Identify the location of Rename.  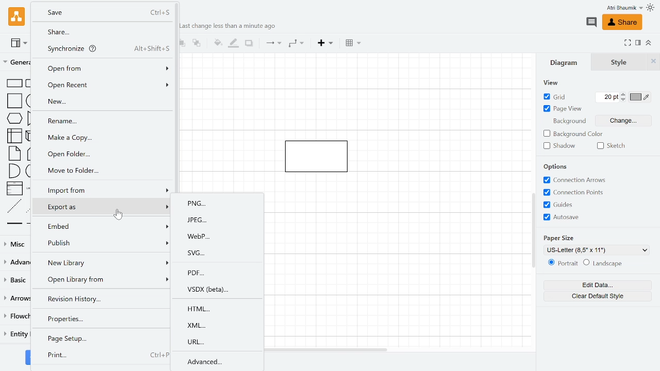
(104, 120).